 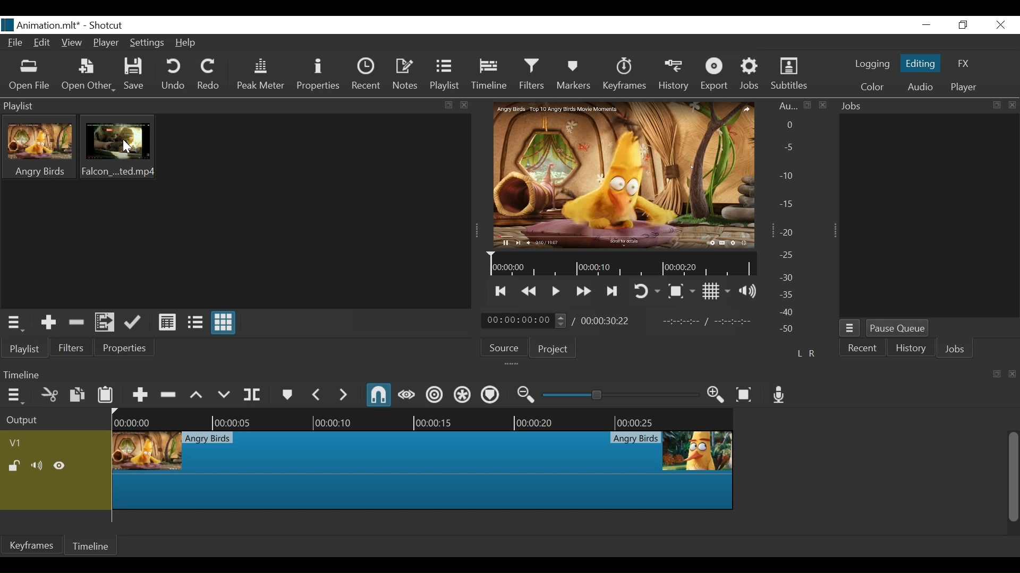 I want to click on Filters, so click(x=531, y=74).